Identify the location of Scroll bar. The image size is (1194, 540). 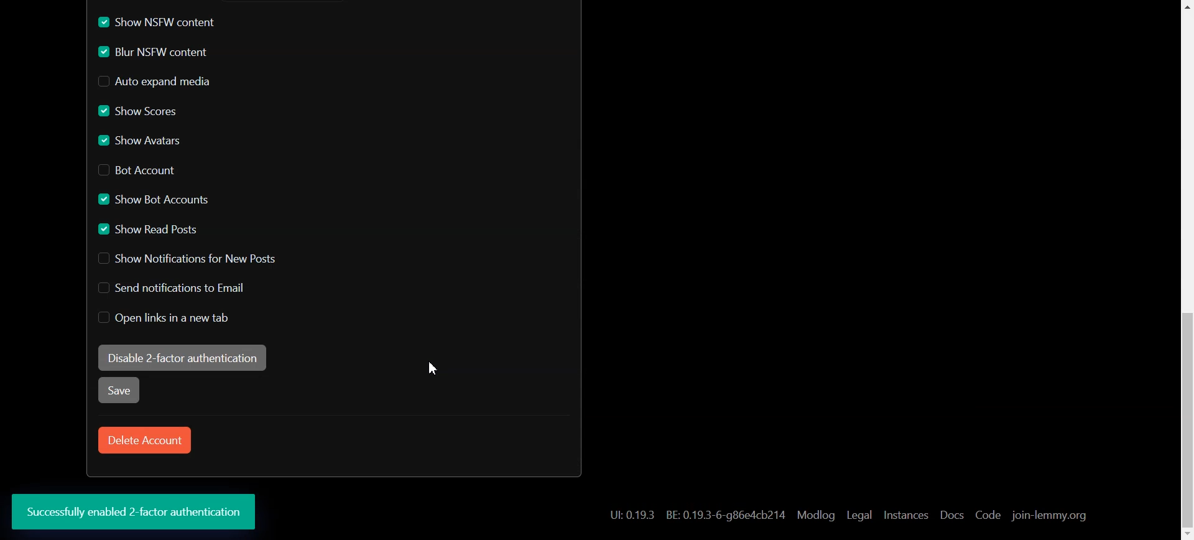
(1183, 270).